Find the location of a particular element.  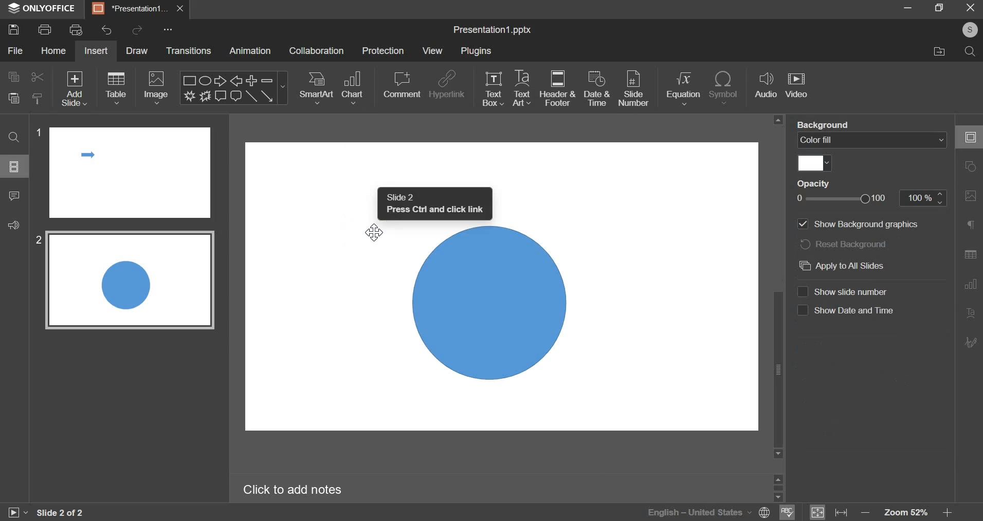

transitions is located at coordinates (187, 50).